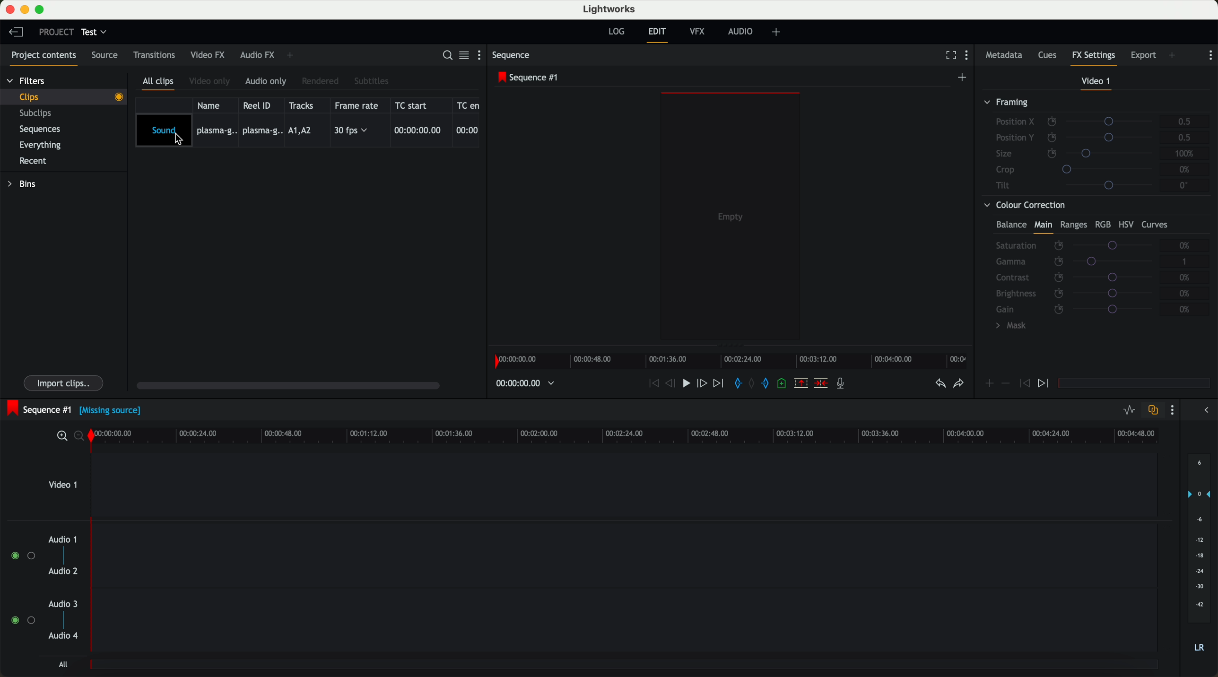 The height and width of the screenshot is (677, 1218). I want to click on audio only, so click(267, 82).